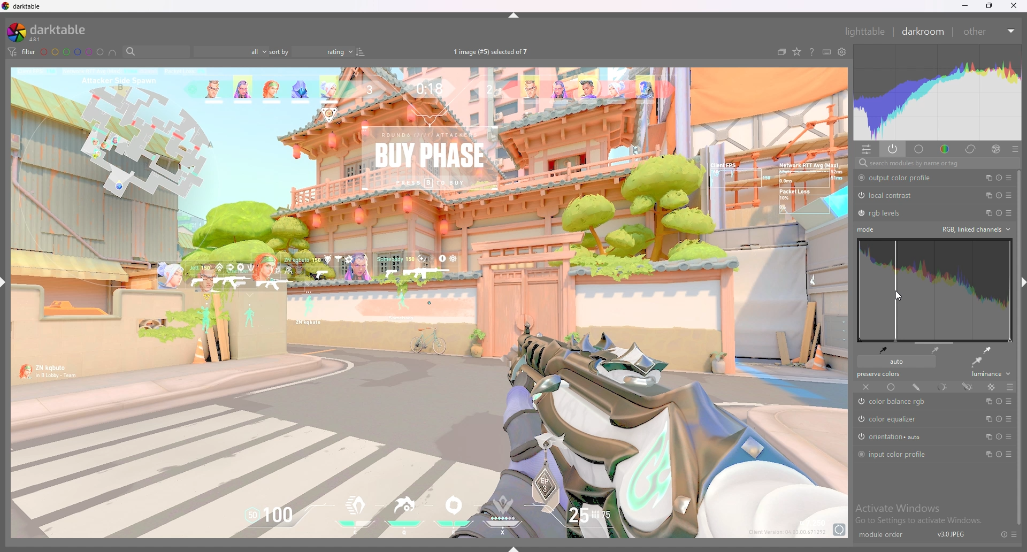  What do you see at coordinates (968, 386) in the screenshot?
I see `drawn and parametric mask` at bounding box center [968, 386].